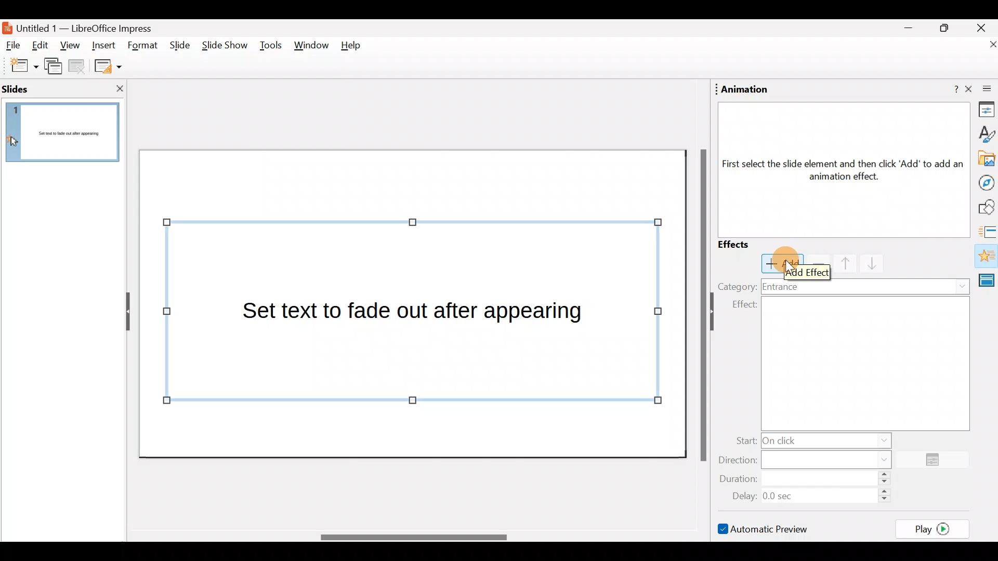 The width and height of the screenshot is (998, 561). Describe the element at coordinates (981, 27) in the screenshot. I see `Close` at that location.